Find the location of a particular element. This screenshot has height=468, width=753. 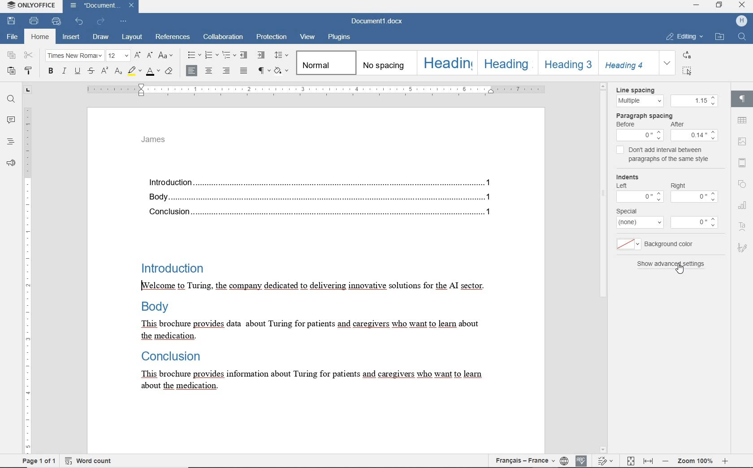

comments is located at coordinates (11, 121).